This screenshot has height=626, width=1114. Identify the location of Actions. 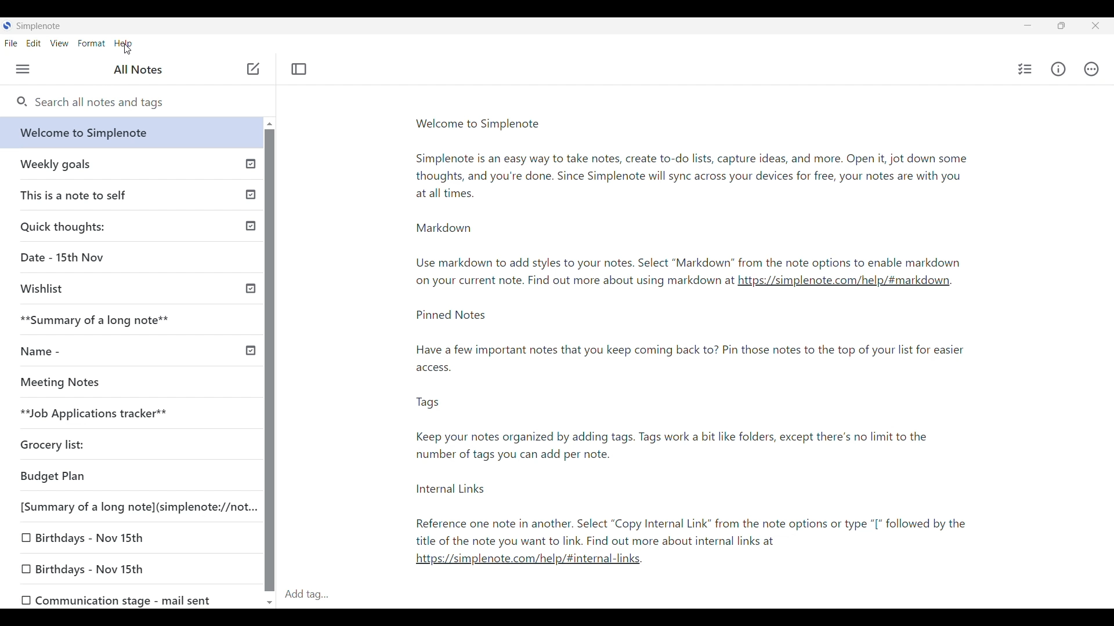
(1092, 69).